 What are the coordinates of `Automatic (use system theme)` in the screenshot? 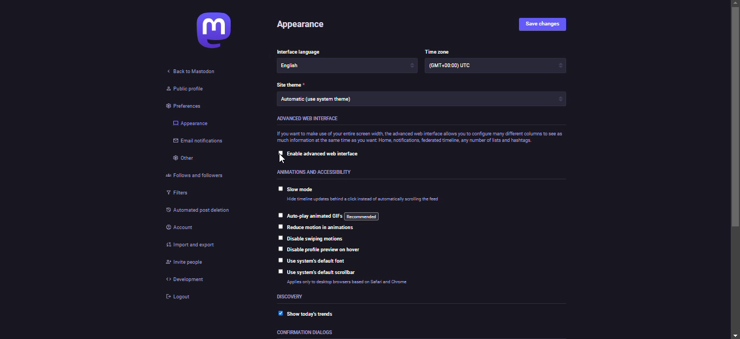 It's located at (414, 99).